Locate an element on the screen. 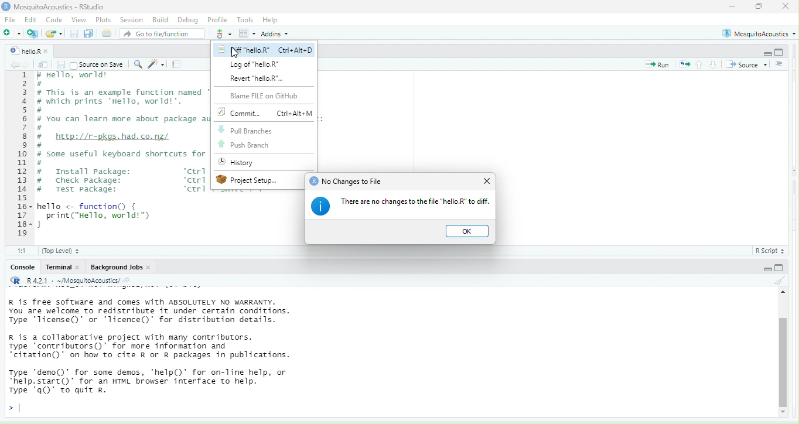 The image size is (799, 424). vertical scroll bar is located at coordinates (783, 353).